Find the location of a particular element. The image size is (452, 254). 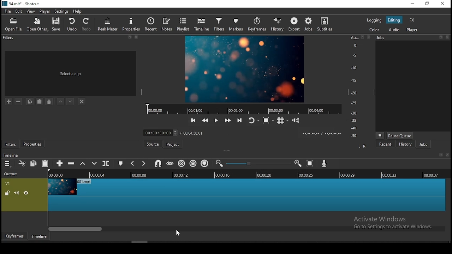

zoom timeline in is located at coordinates (220, 164).